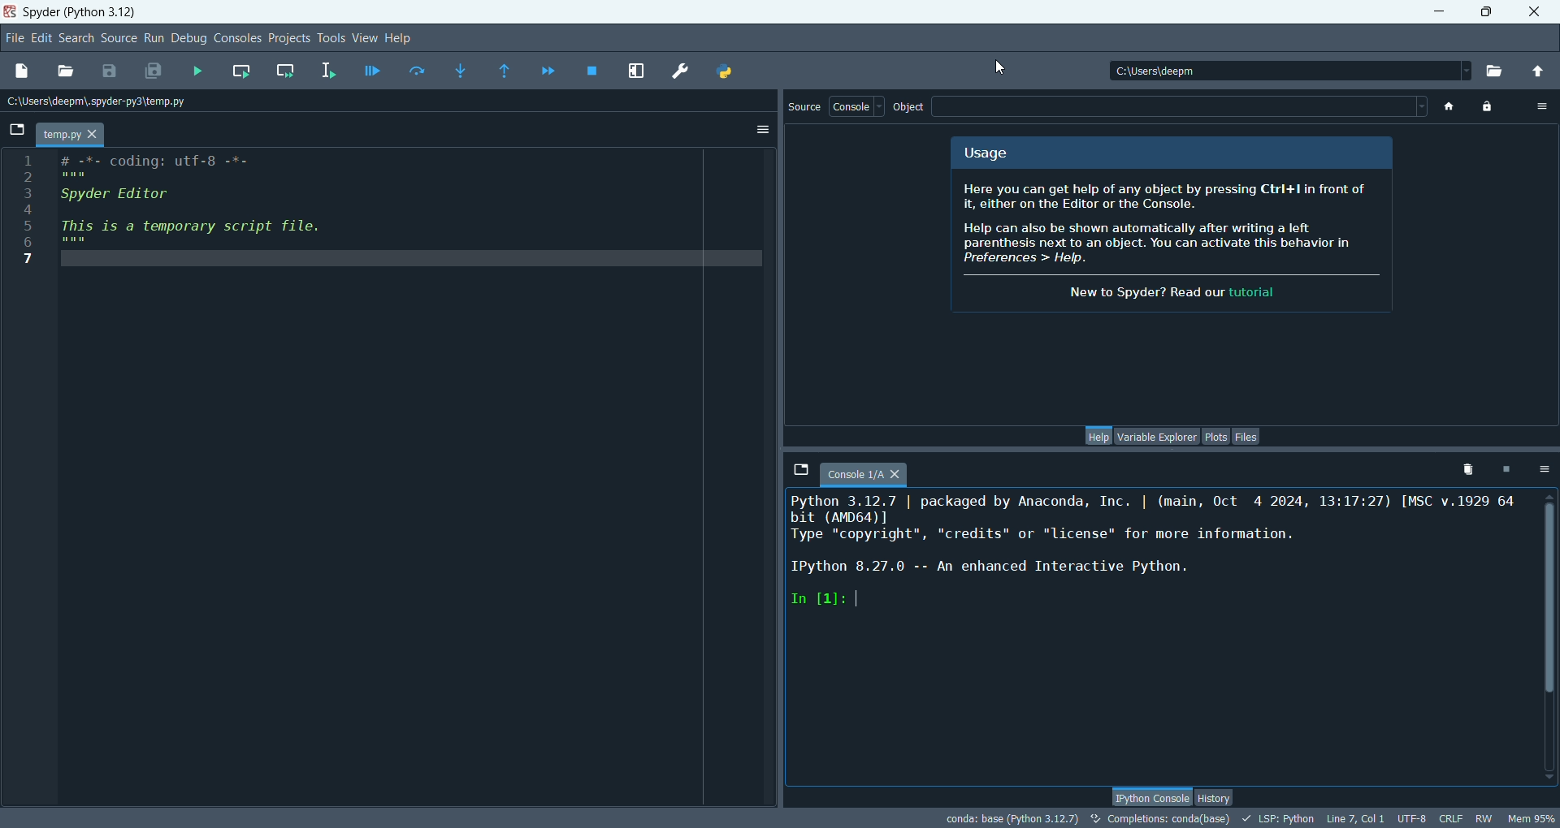 This screenshot has height=828, width=1560. I want to click on edit, so click(42, 38).